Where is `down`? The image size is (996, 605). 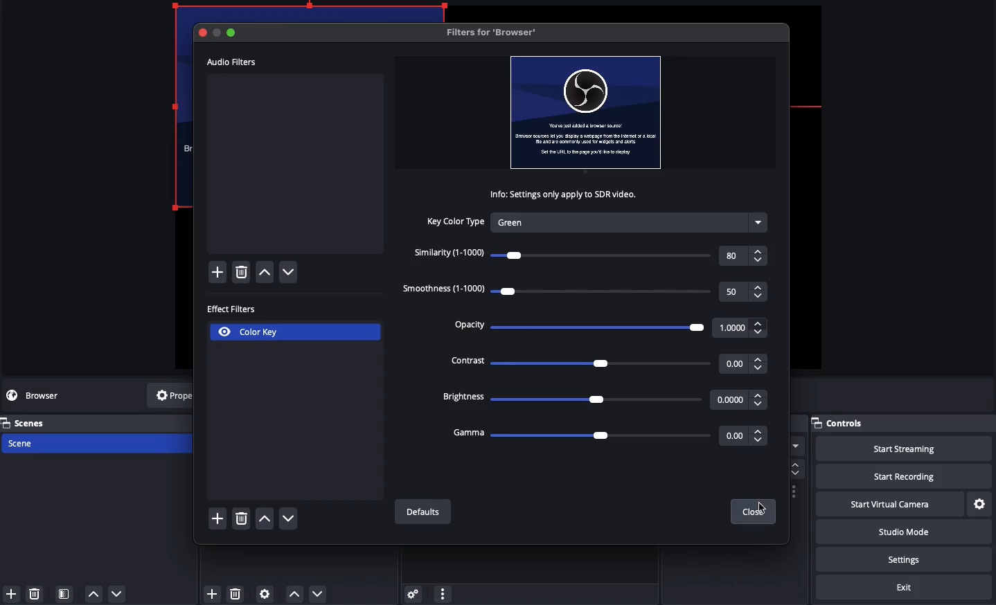
down is located at coordinates (117, 593).